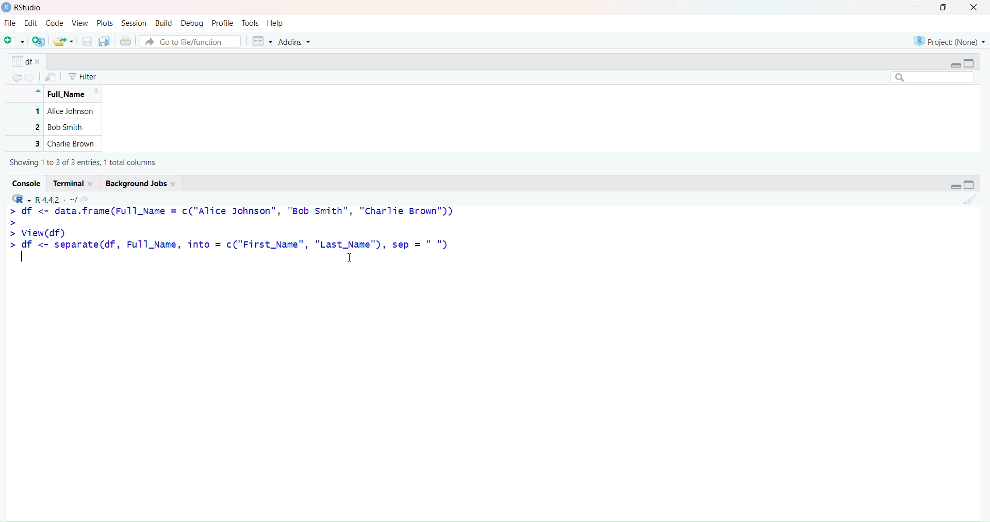 Image resolution: width=990 pixels, height=522 pixels. I want to click on Clear console (Ctrl + L), so click(970, 200).